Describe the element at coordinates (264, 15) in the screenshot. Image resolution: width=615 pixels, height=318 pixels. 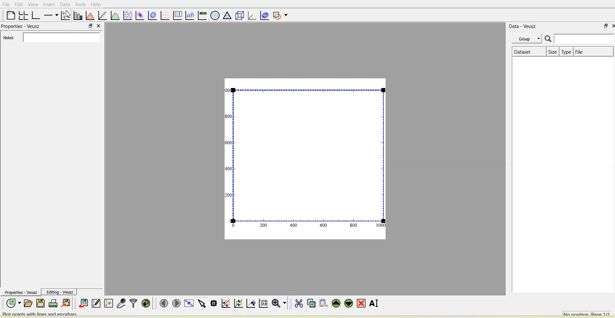
I see `Plot covariance ellipses` at that location.